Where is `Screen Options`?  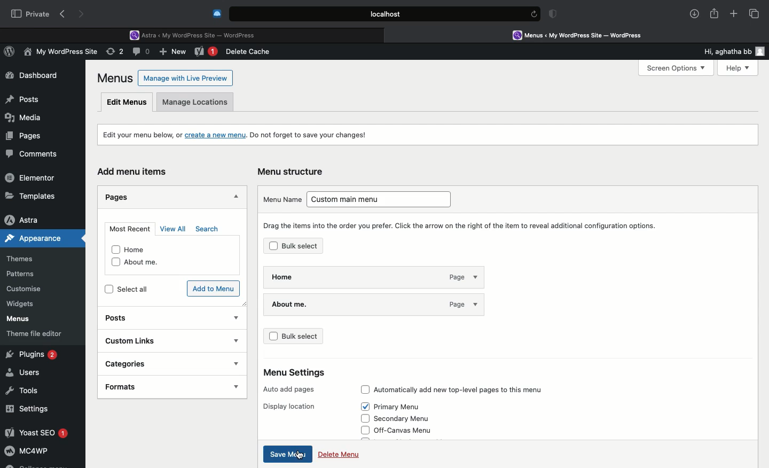
Screen Options is located at coordinates (675, 68).